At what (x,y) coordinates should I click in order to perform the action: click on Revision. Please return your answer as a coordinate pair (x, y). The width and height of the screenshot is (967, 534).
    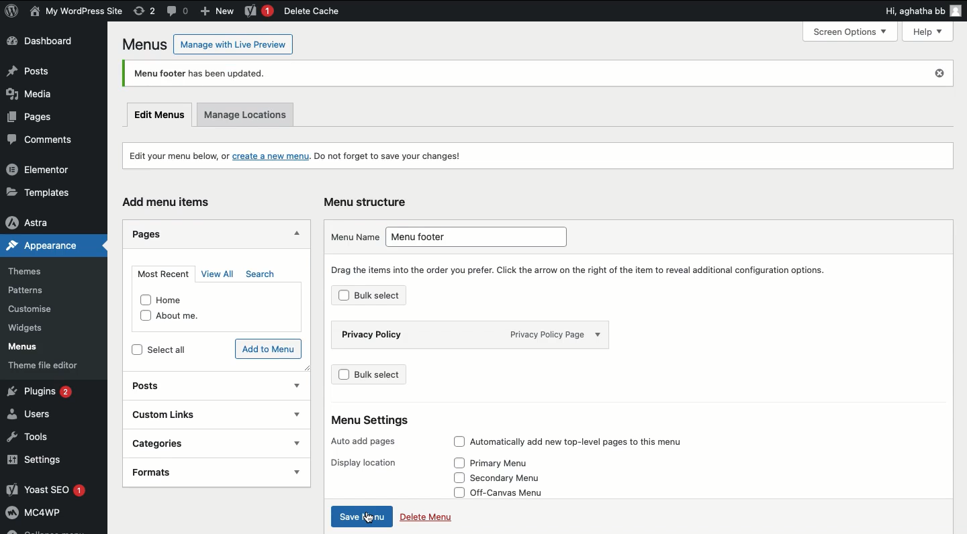
    Looking at the image, I should click on (144, 11).